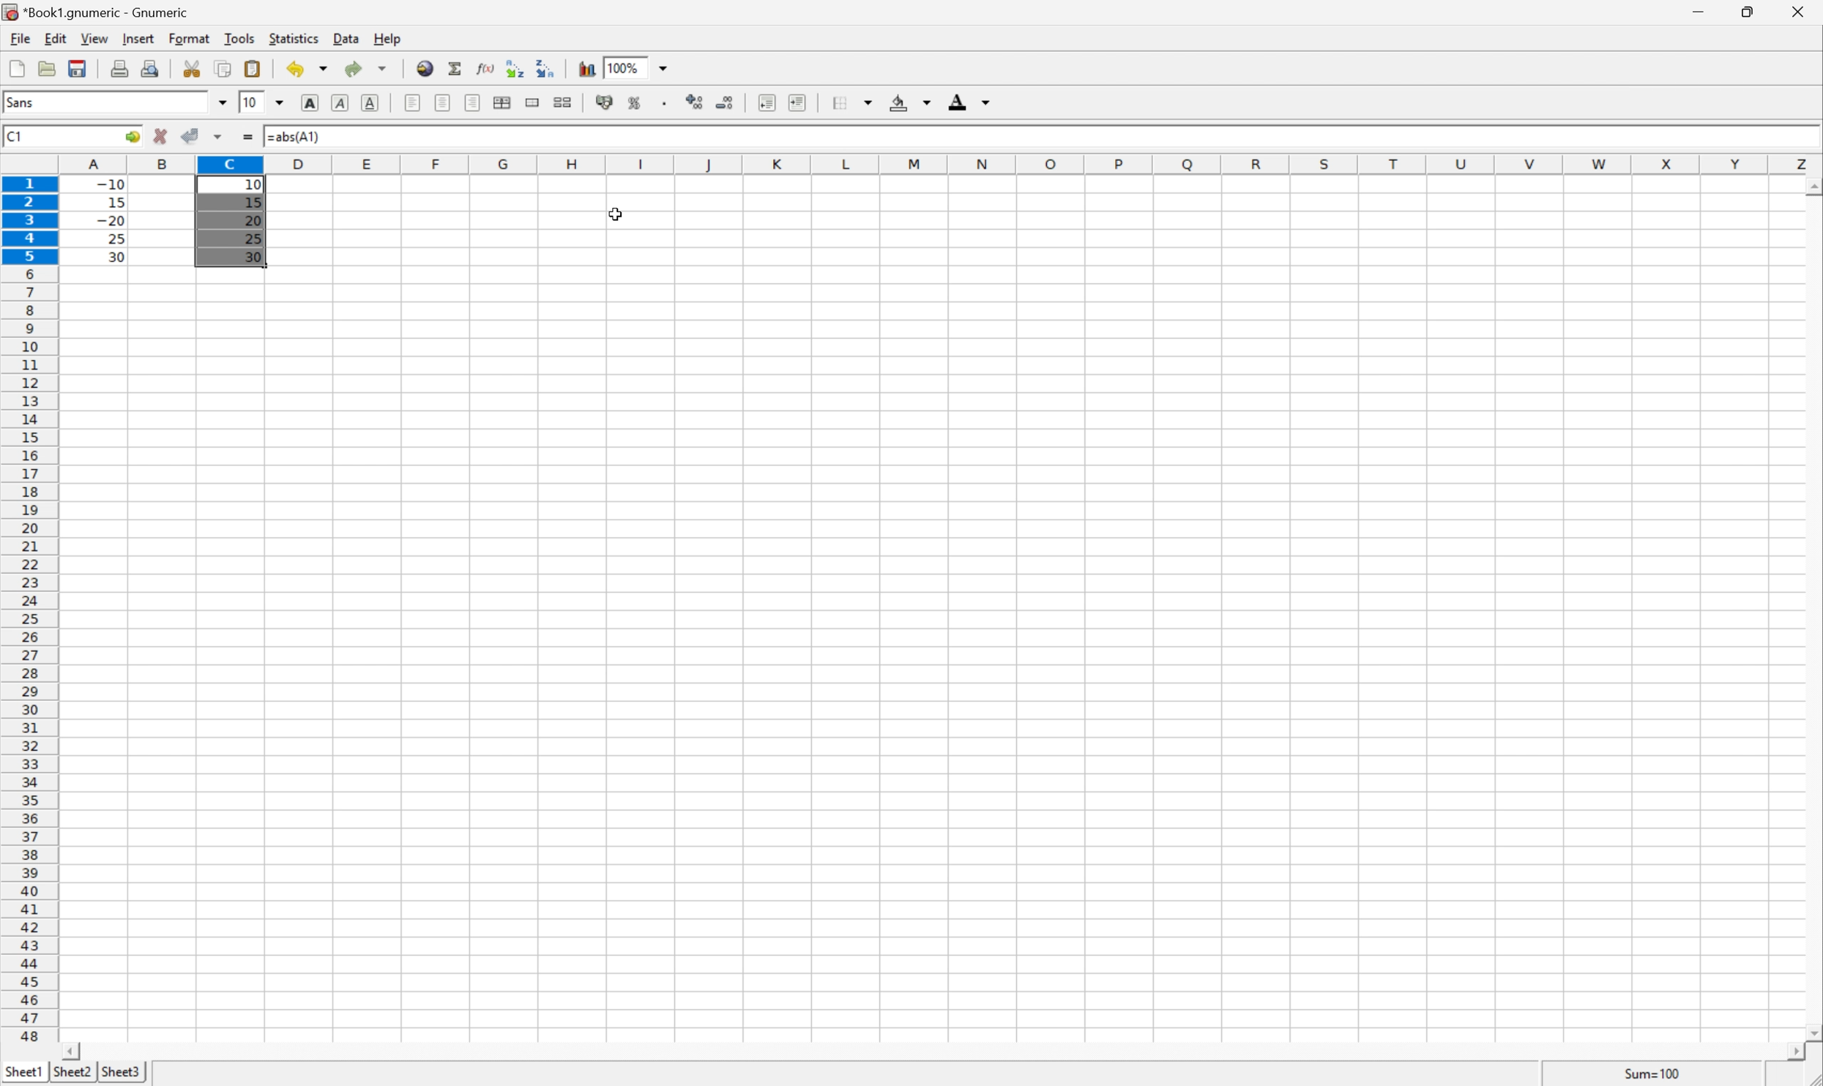 Image resolution: width=1823 pixels, height=1086 pixels. Describe the element at coordinates (256, 69) in the screenshot. I see `Paste the clipboard` at that location.